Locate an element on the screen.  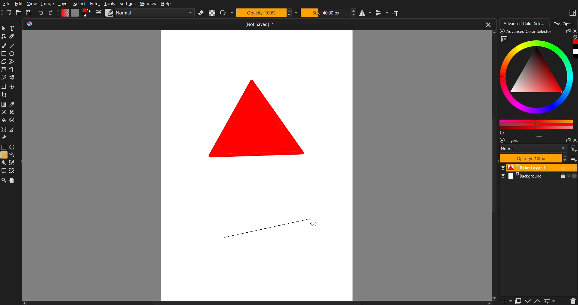
dotted is located at coordinates (13, 121).